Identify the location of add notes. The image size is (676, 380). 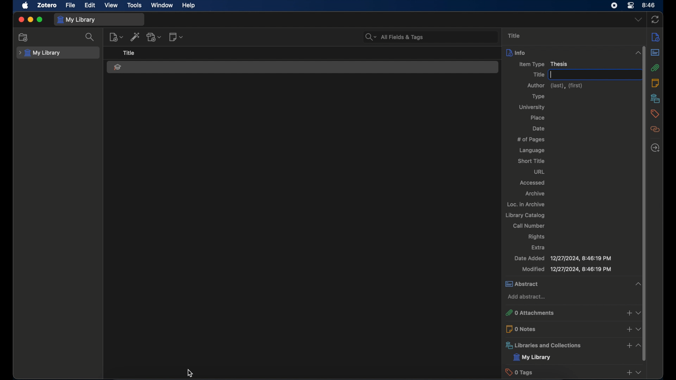
(627, 329).